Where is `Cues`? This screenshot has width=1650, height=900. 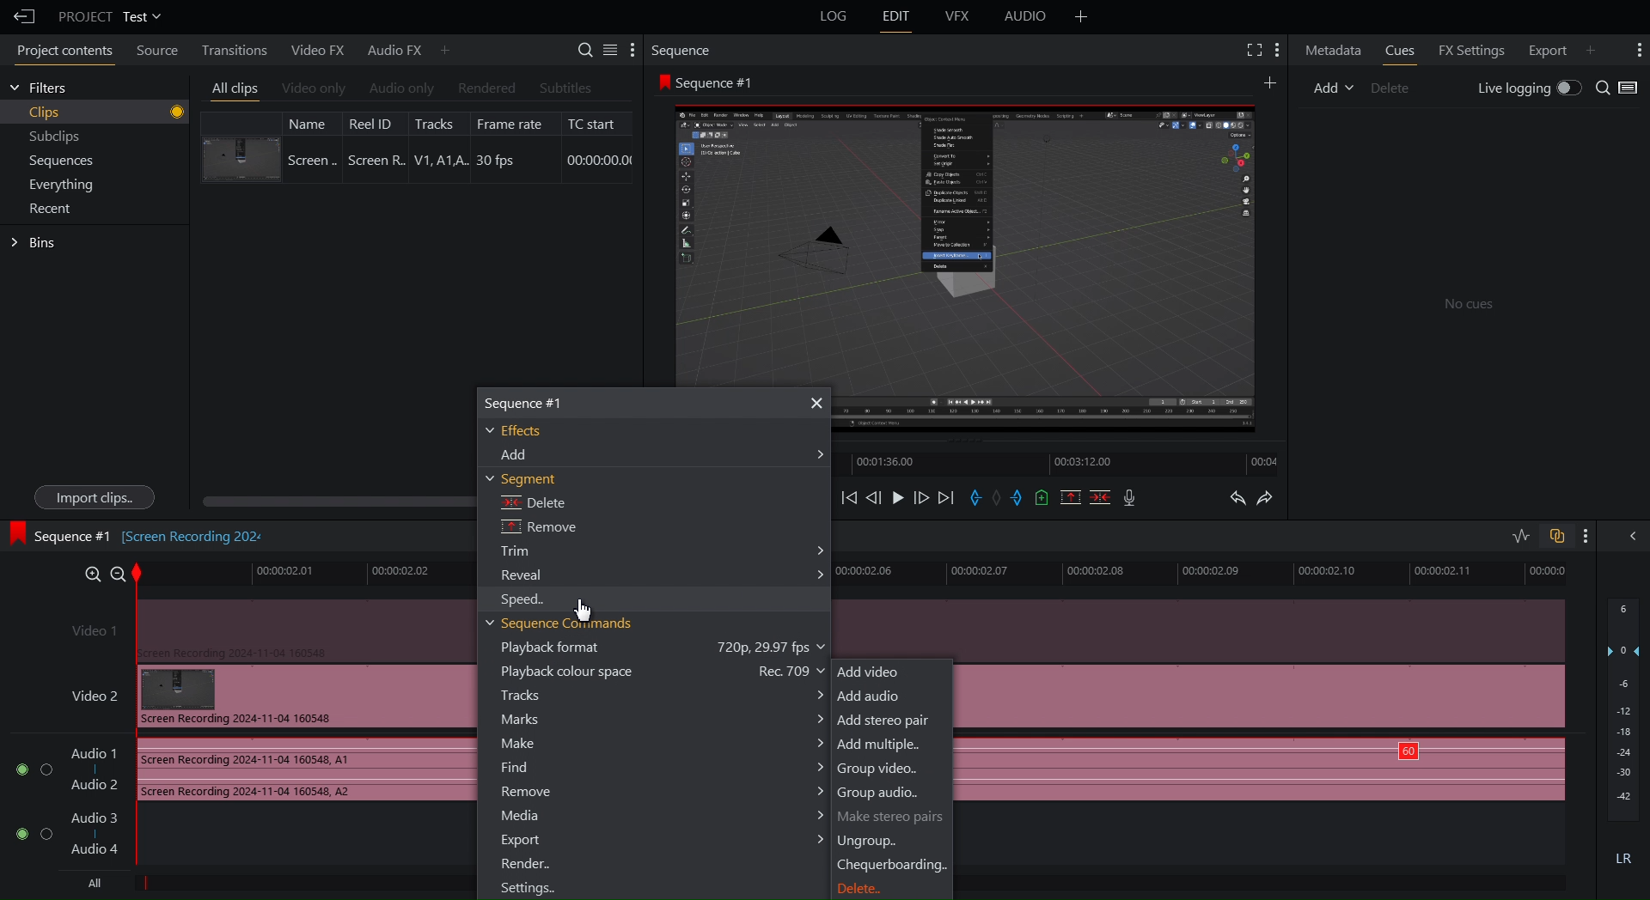 Cues is located at coordinates (1402, 50).